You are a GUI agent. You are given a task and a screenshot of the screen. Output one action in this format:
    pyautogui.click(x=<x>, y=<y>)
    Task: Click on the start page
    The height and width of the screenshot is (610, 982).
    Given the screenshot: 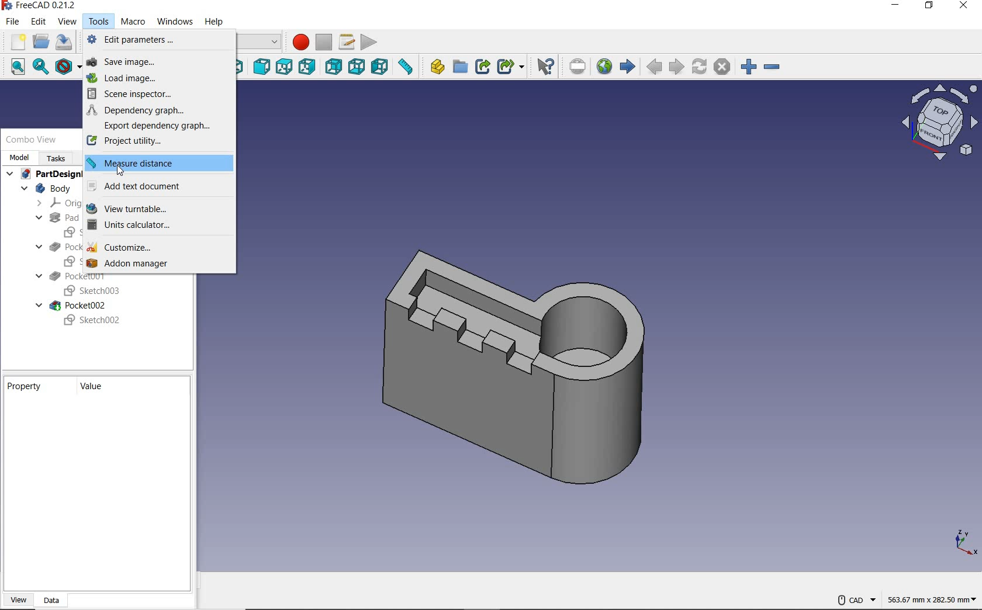 What is the action you would take?
    pyautogui.click(x=627, y=66)
    